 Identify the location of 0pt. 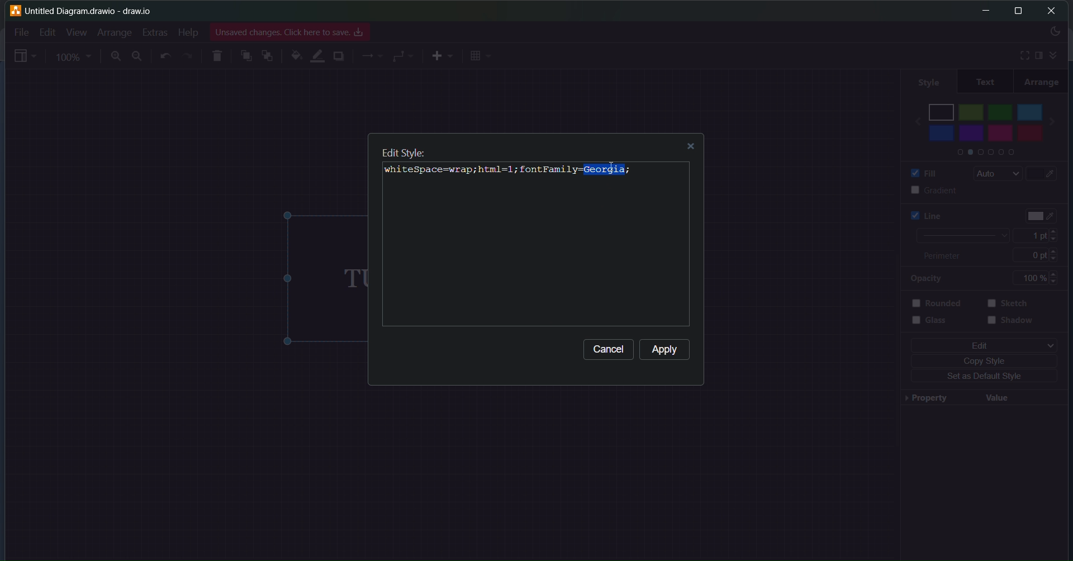
(1044, 254).